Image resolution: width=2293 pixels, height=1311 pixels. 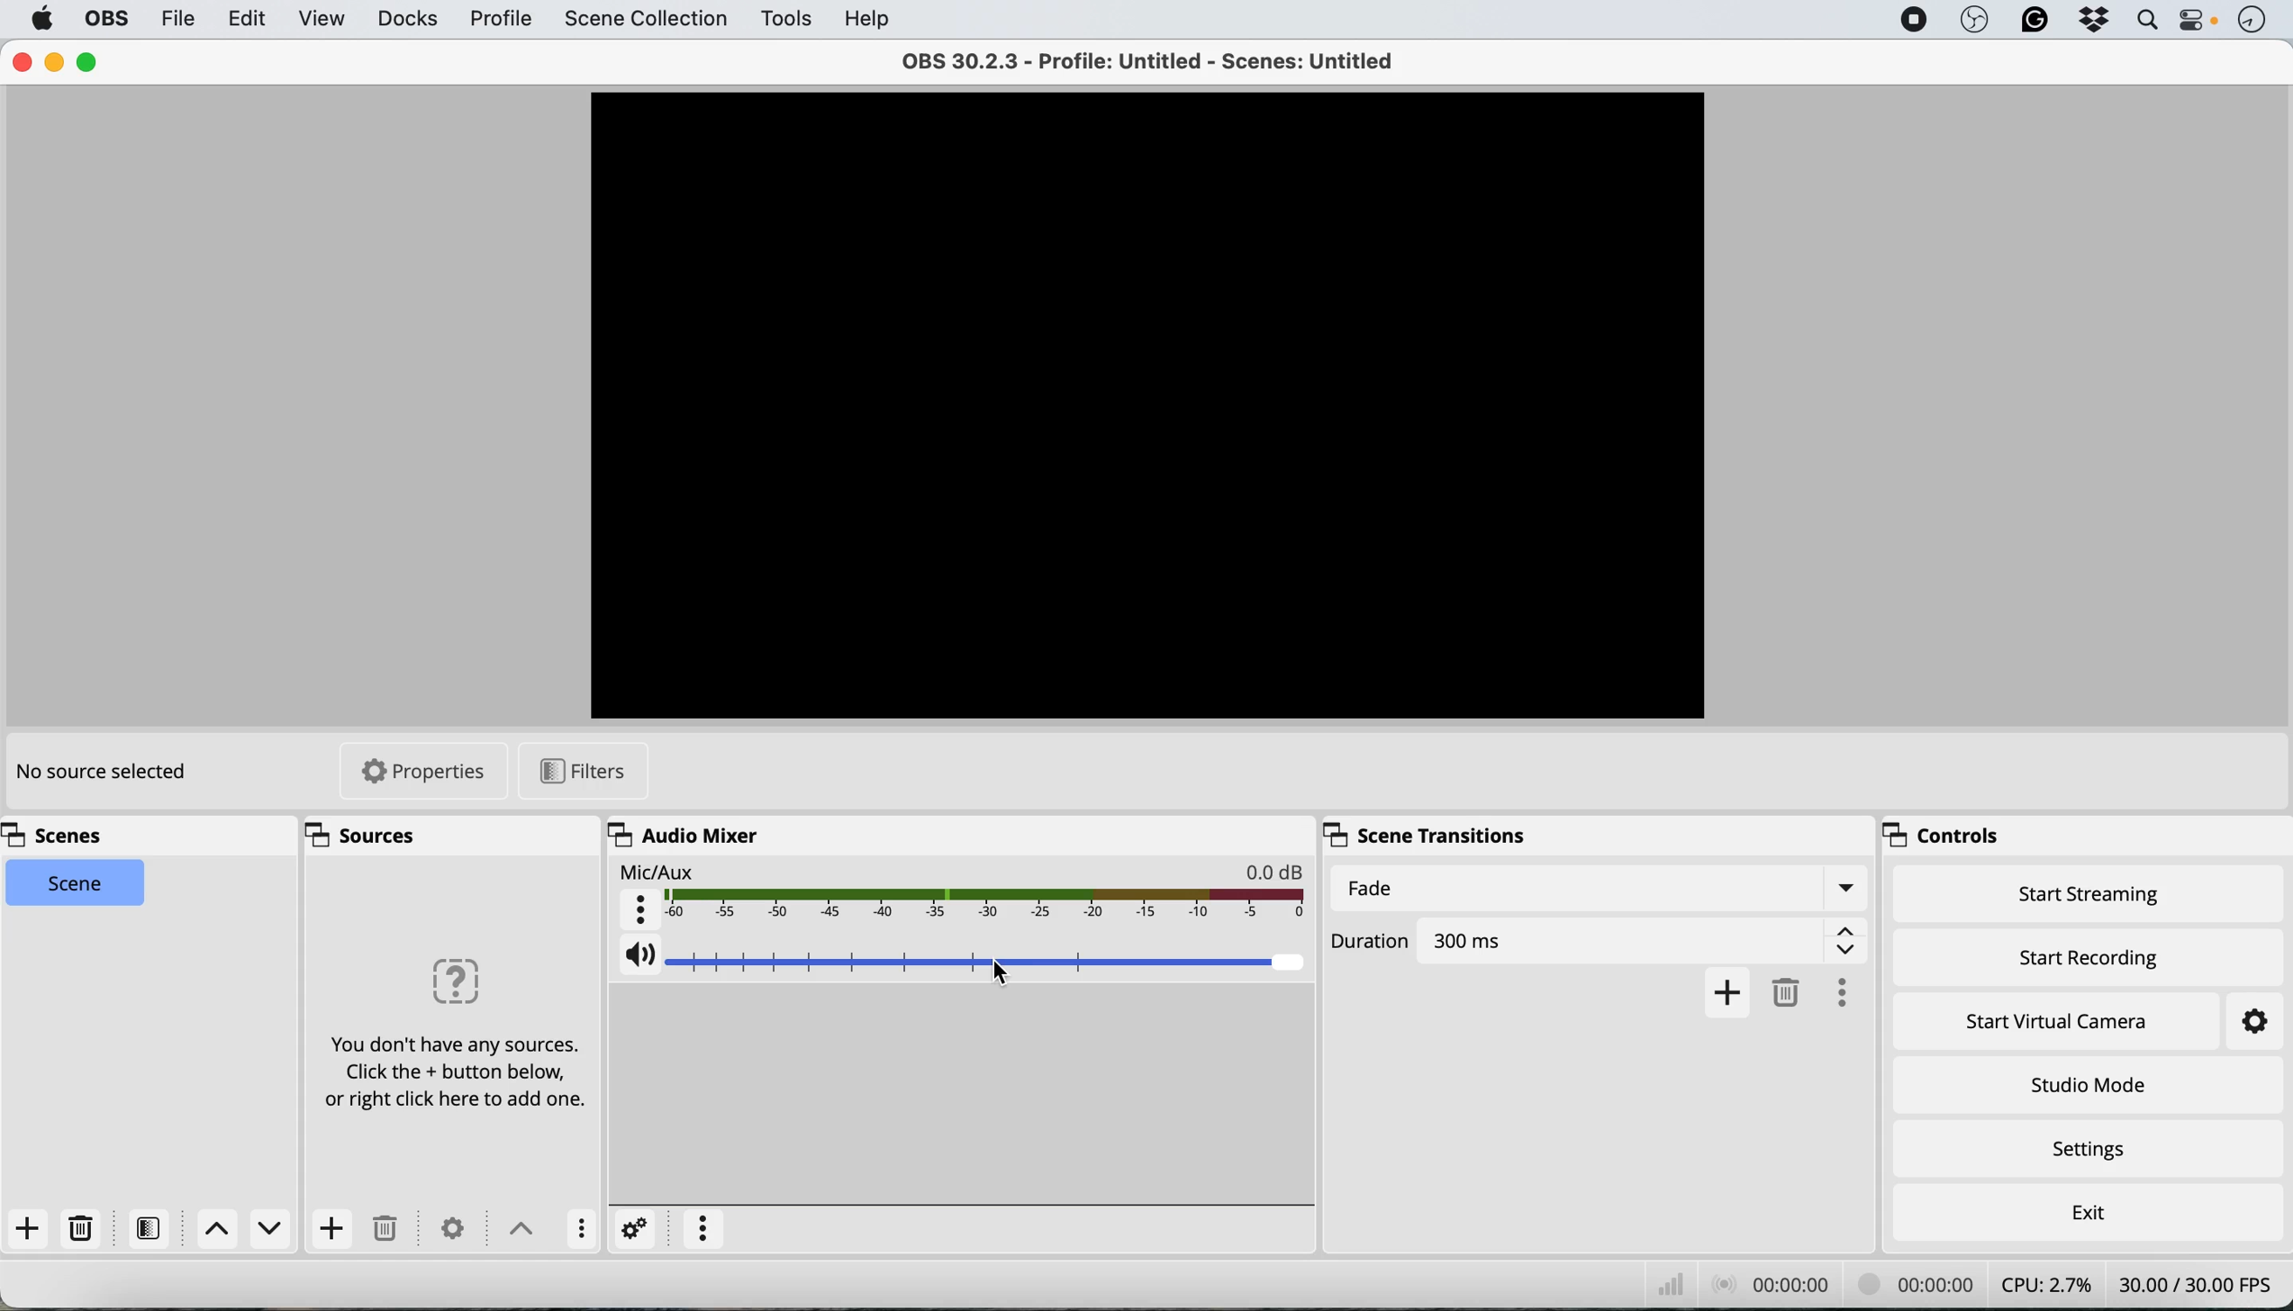 I want to click on studio mode, so click(x=2083, y=1085).